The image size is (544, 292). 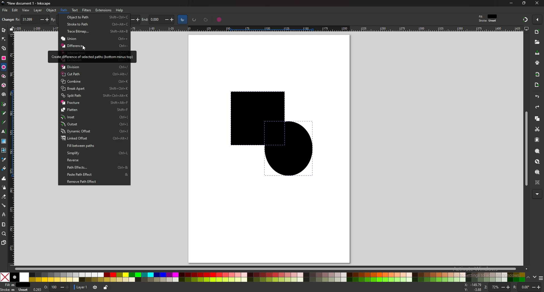 What do you see at coordinates (95, 168) in the screenshot?
I see `Path Effects` at bounding box center [95, 168].